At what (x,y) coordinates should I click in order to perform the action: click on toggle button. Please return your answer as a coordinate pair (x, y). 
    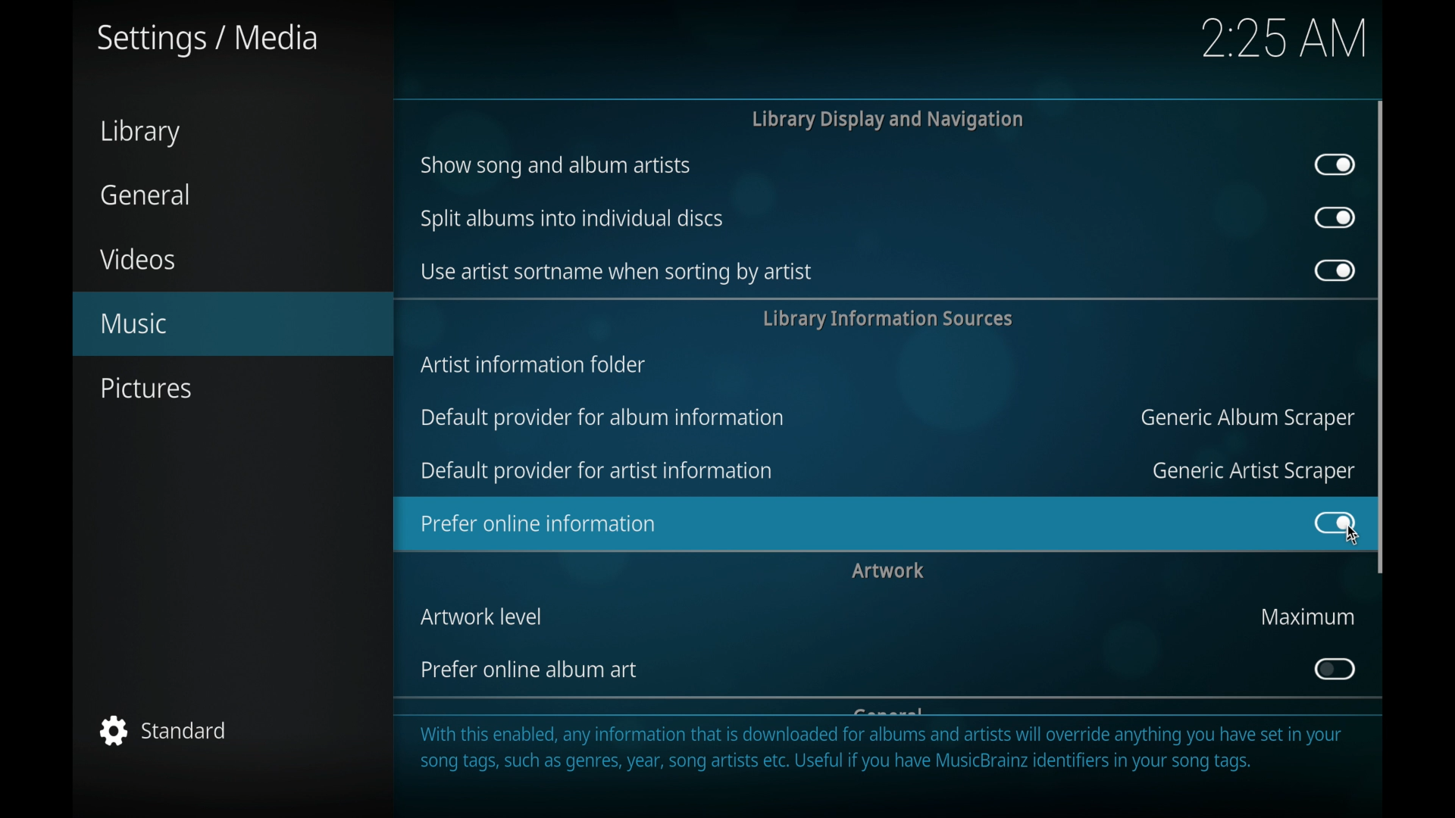
    Looking at the image, I should click on (1333, 523).